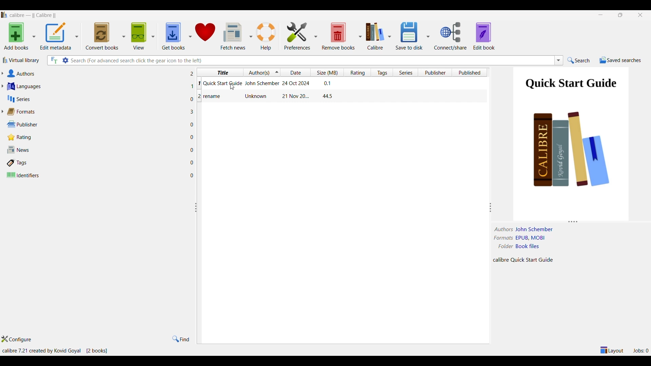 The image size is (651, 366). Describe the element at coordinates (531, 238) in the screenshot. I see `File formats` at that location.